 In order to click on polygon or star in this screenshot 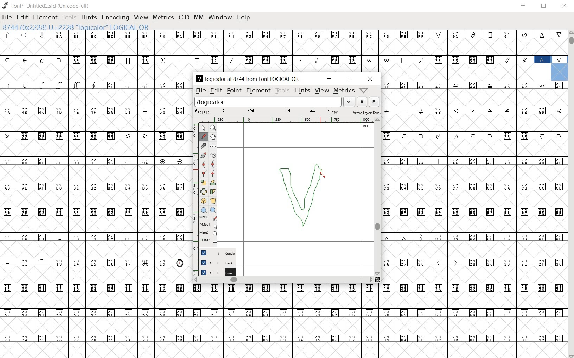, I will do `click(215, 210)`.